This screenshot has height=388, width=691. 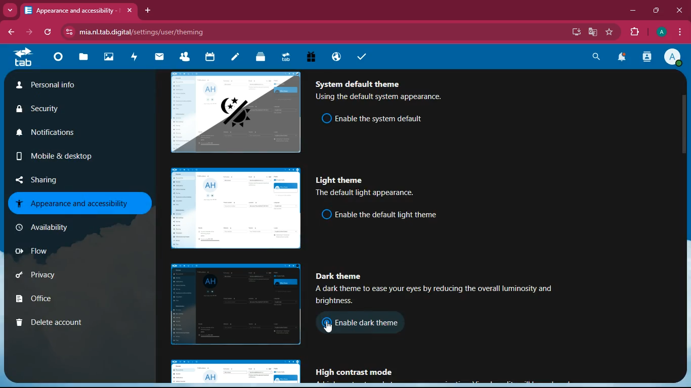 I want to click on personal info, so click(x=63, y=87).